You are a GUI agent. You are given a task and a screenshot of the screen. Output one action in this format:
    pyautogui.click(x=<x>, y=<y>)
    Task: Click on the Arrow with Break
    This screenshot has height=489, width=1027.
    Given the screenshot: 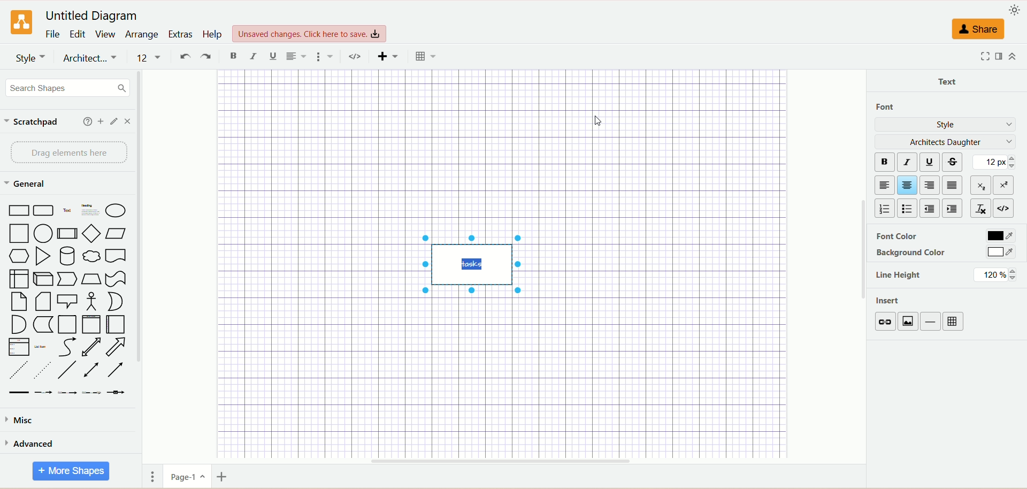 What is the action you would take?
    pyautogui.click(x=44, y=393)
    